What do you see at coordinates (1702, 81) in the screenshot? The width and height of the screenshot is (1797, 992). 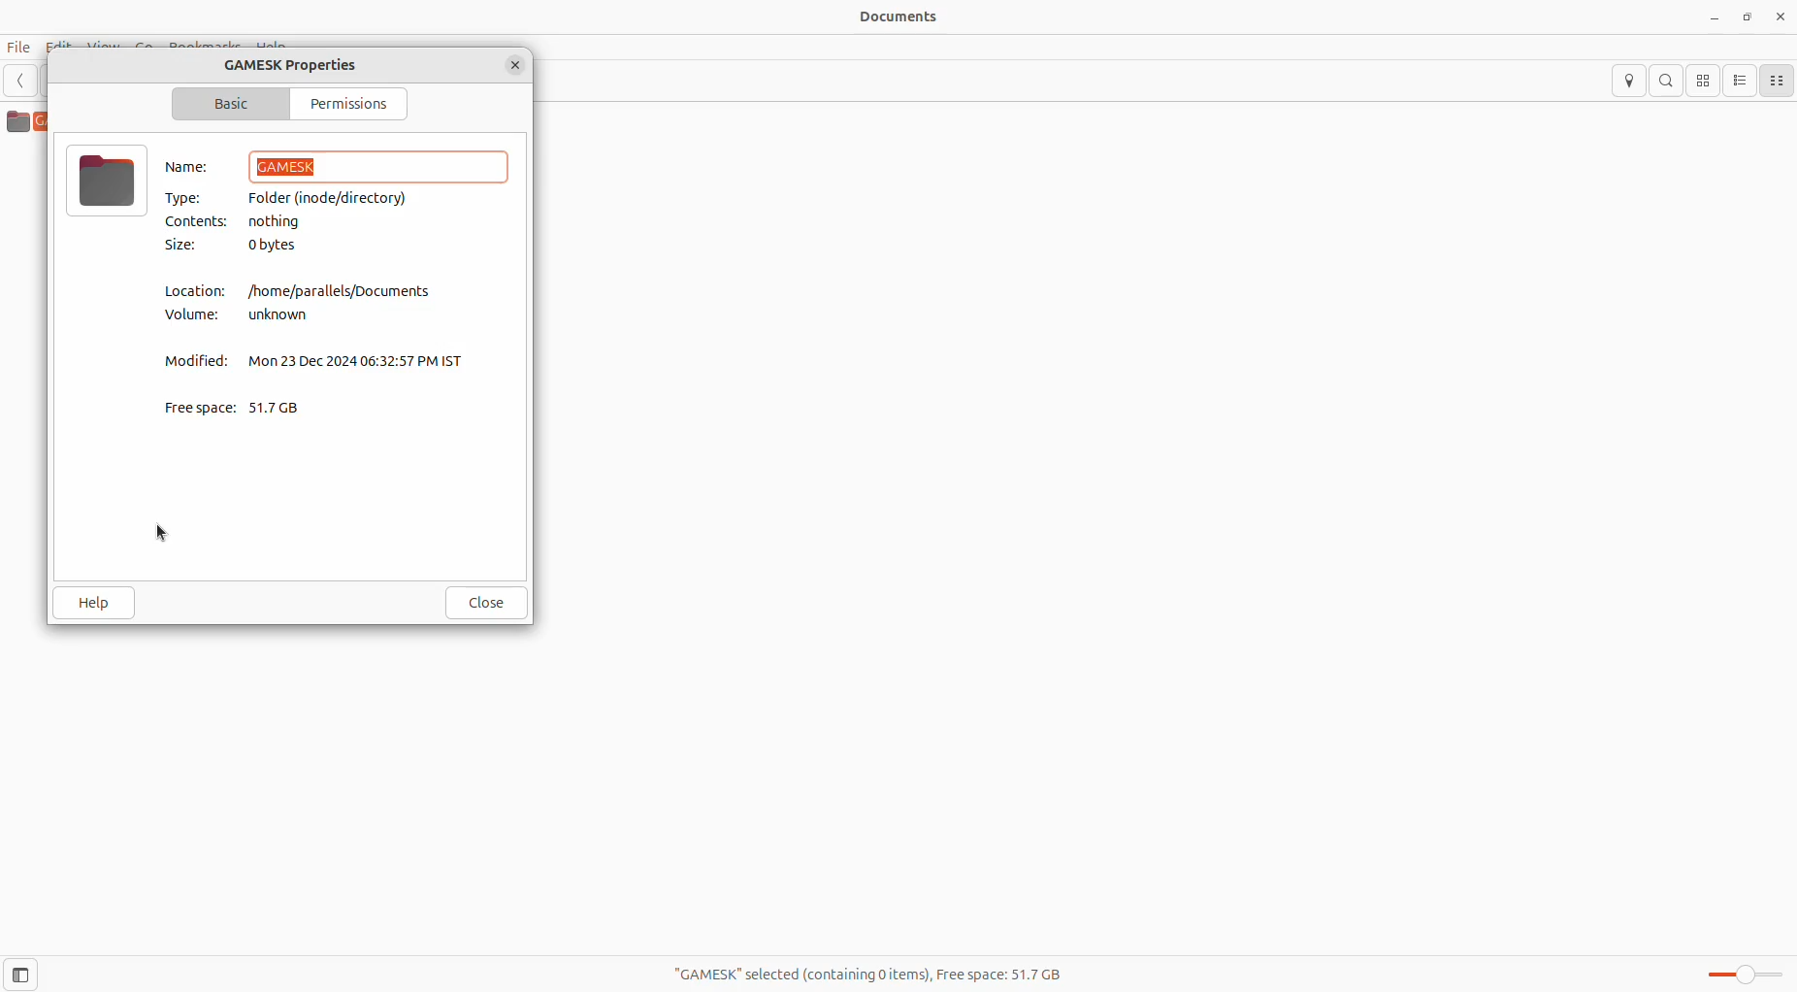 I see `icon view` at bounding box center [1702, 81].